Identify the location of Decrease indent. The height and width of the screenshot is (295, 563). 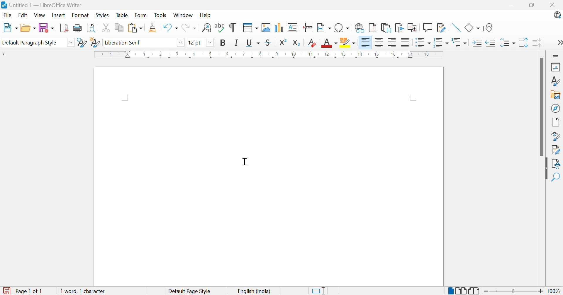
(491, 43).